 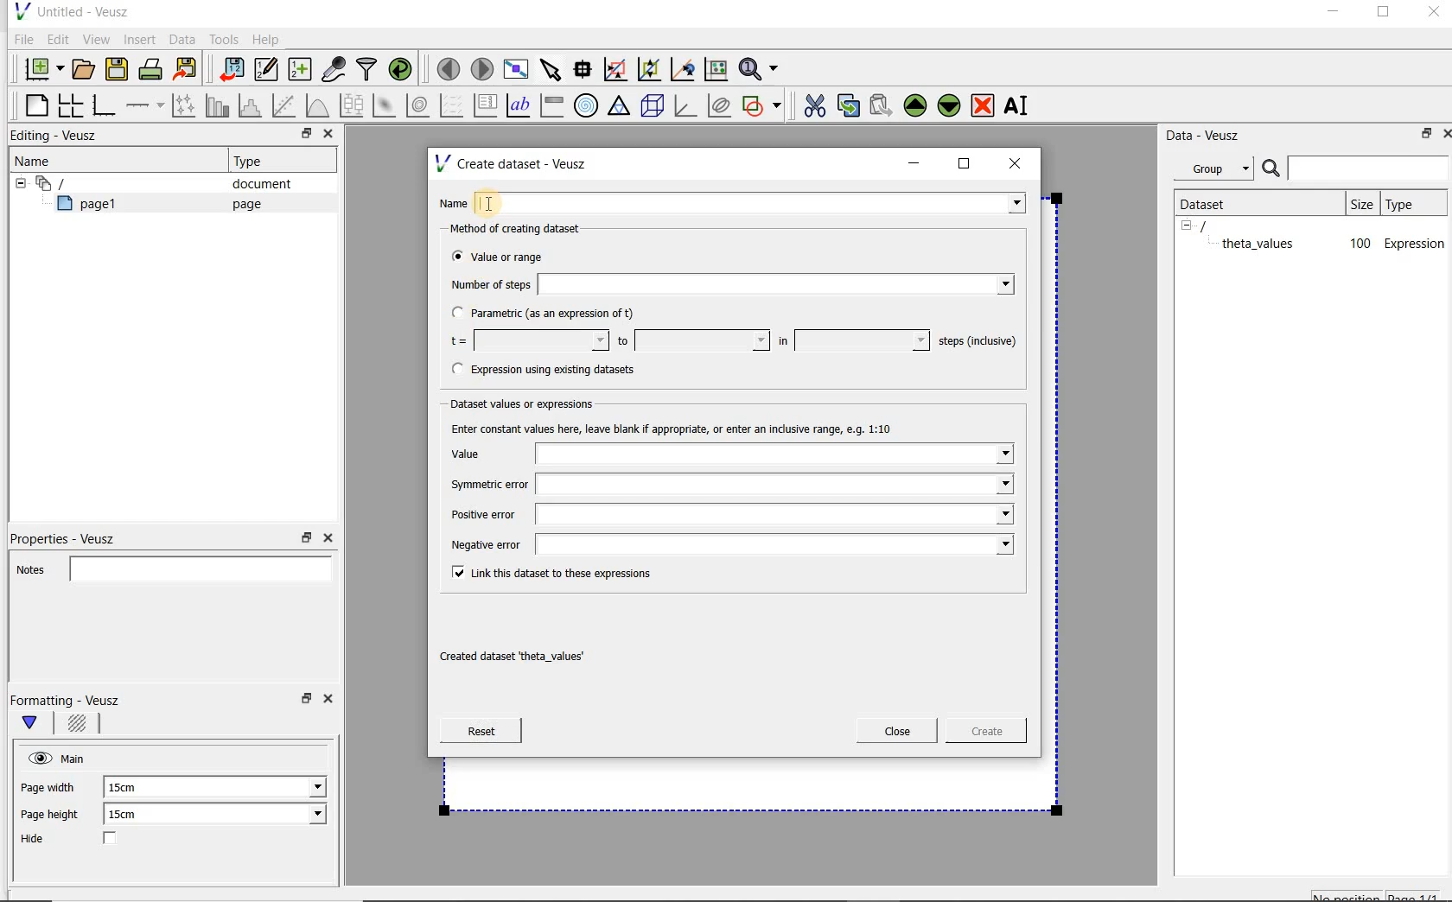 What do you see at coordinates (1356, 167) in the screenshot?
I see `Search bar` at bounding box center [1356, 167].